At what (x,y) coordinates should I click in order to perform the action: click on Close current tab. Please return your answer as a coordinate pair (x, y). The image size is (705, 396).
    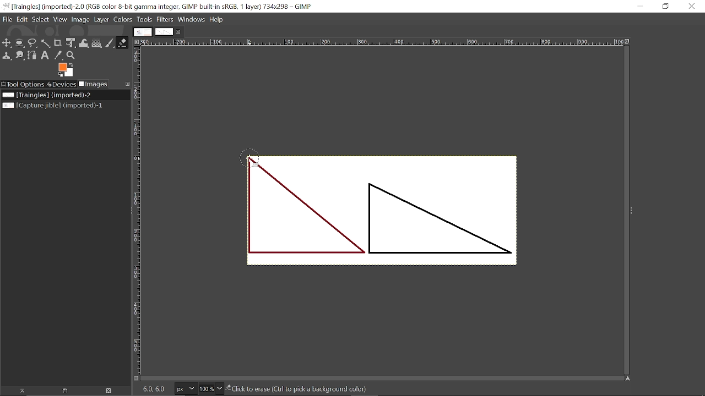
    Looking at the image, I should click on (179, 32).